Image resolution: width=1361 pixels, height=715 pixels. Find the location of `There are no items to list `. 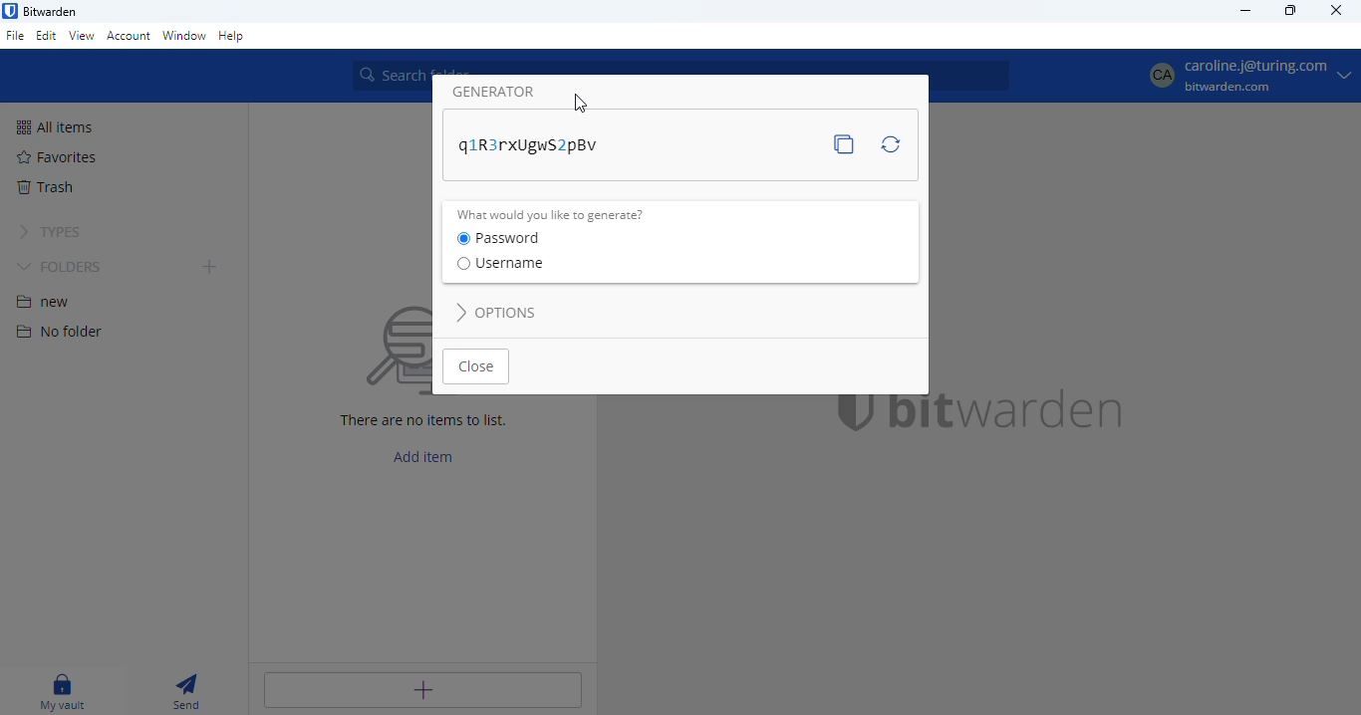

There are no items to list  is located at coordinates (430, 422).